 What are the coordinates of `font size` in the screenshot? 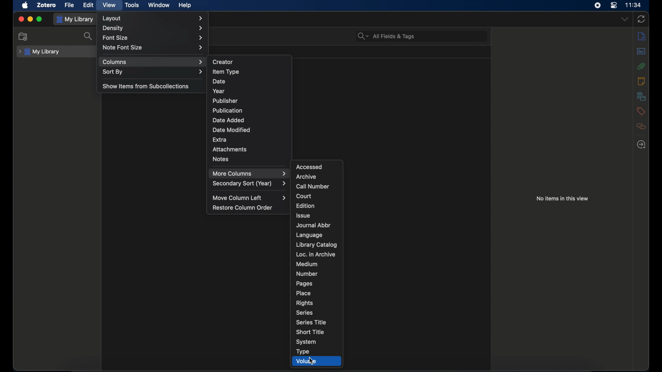 It's located at (154, 38).